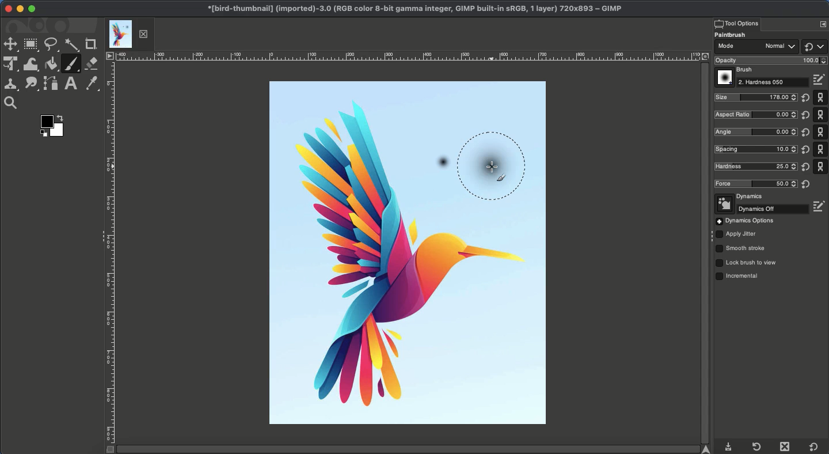 The image size is (829, 454). Describe the element at coordinates (13, 103) in the screenshot. I see `Magnify` at that location.